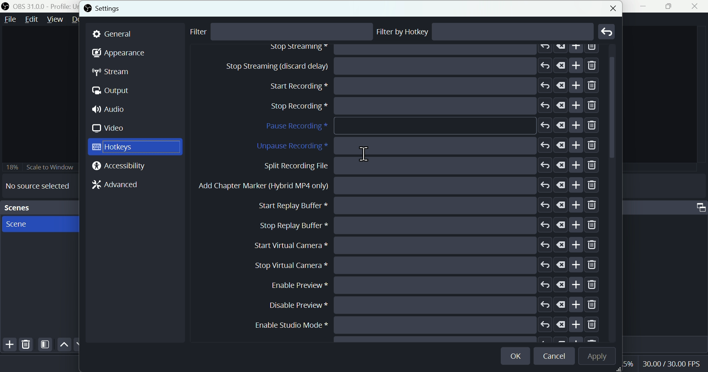  What do you see at coordinates (111, 128) in the screenshot?
I see `Video` at bounding box center [111, 128].